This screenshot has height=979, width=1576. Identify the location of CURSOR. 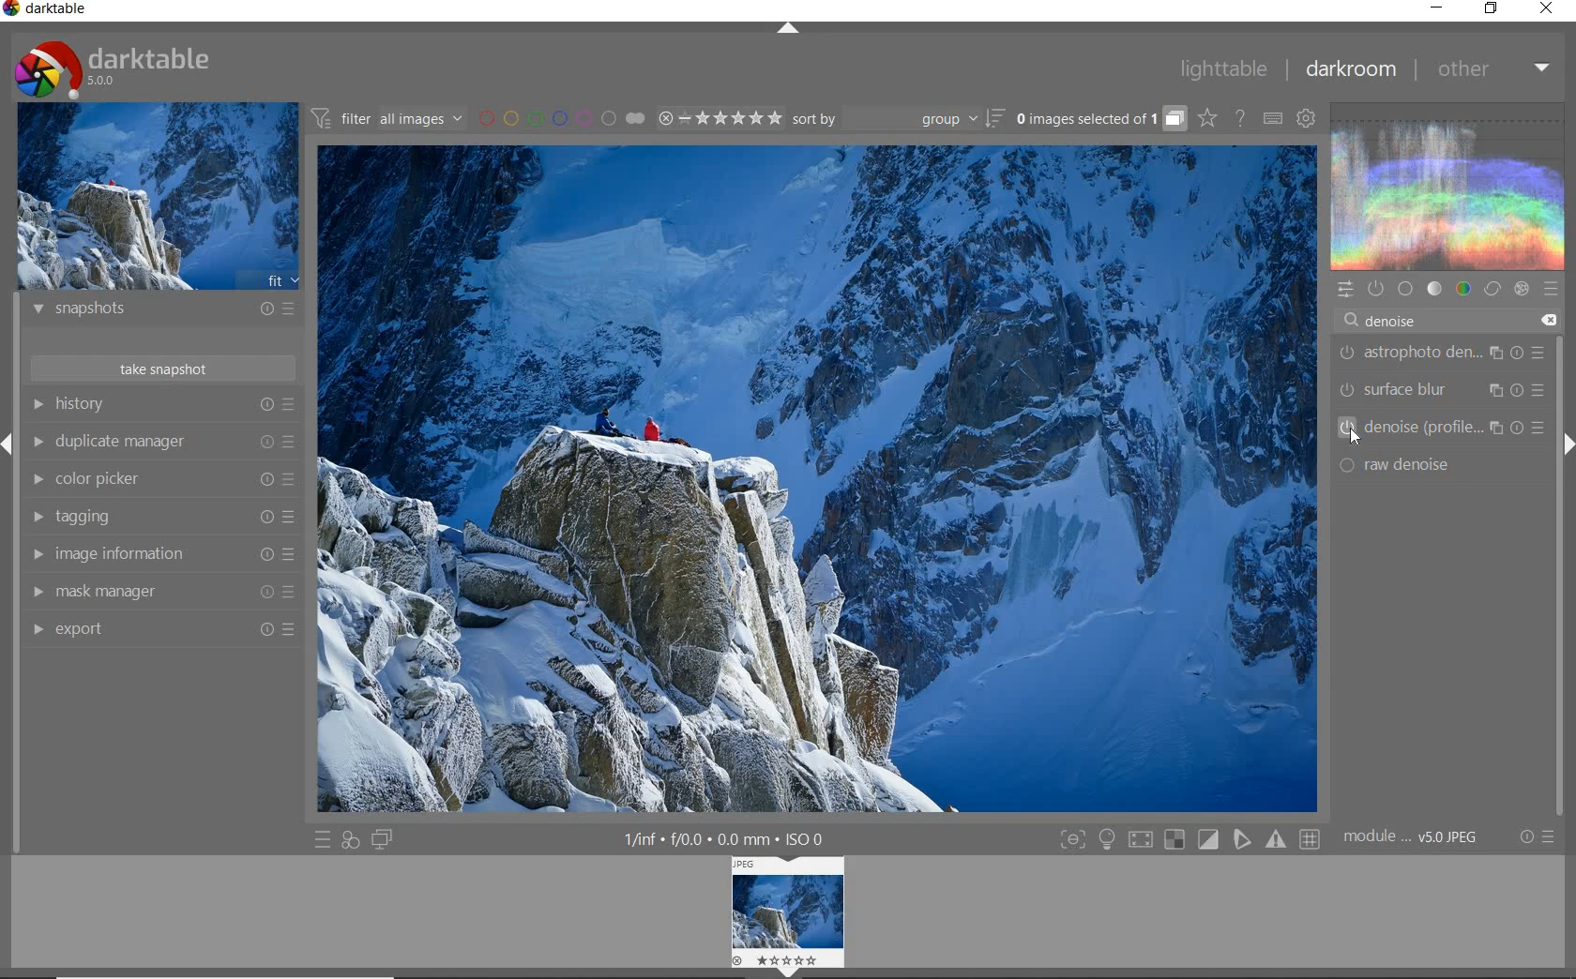
(1354, 440).